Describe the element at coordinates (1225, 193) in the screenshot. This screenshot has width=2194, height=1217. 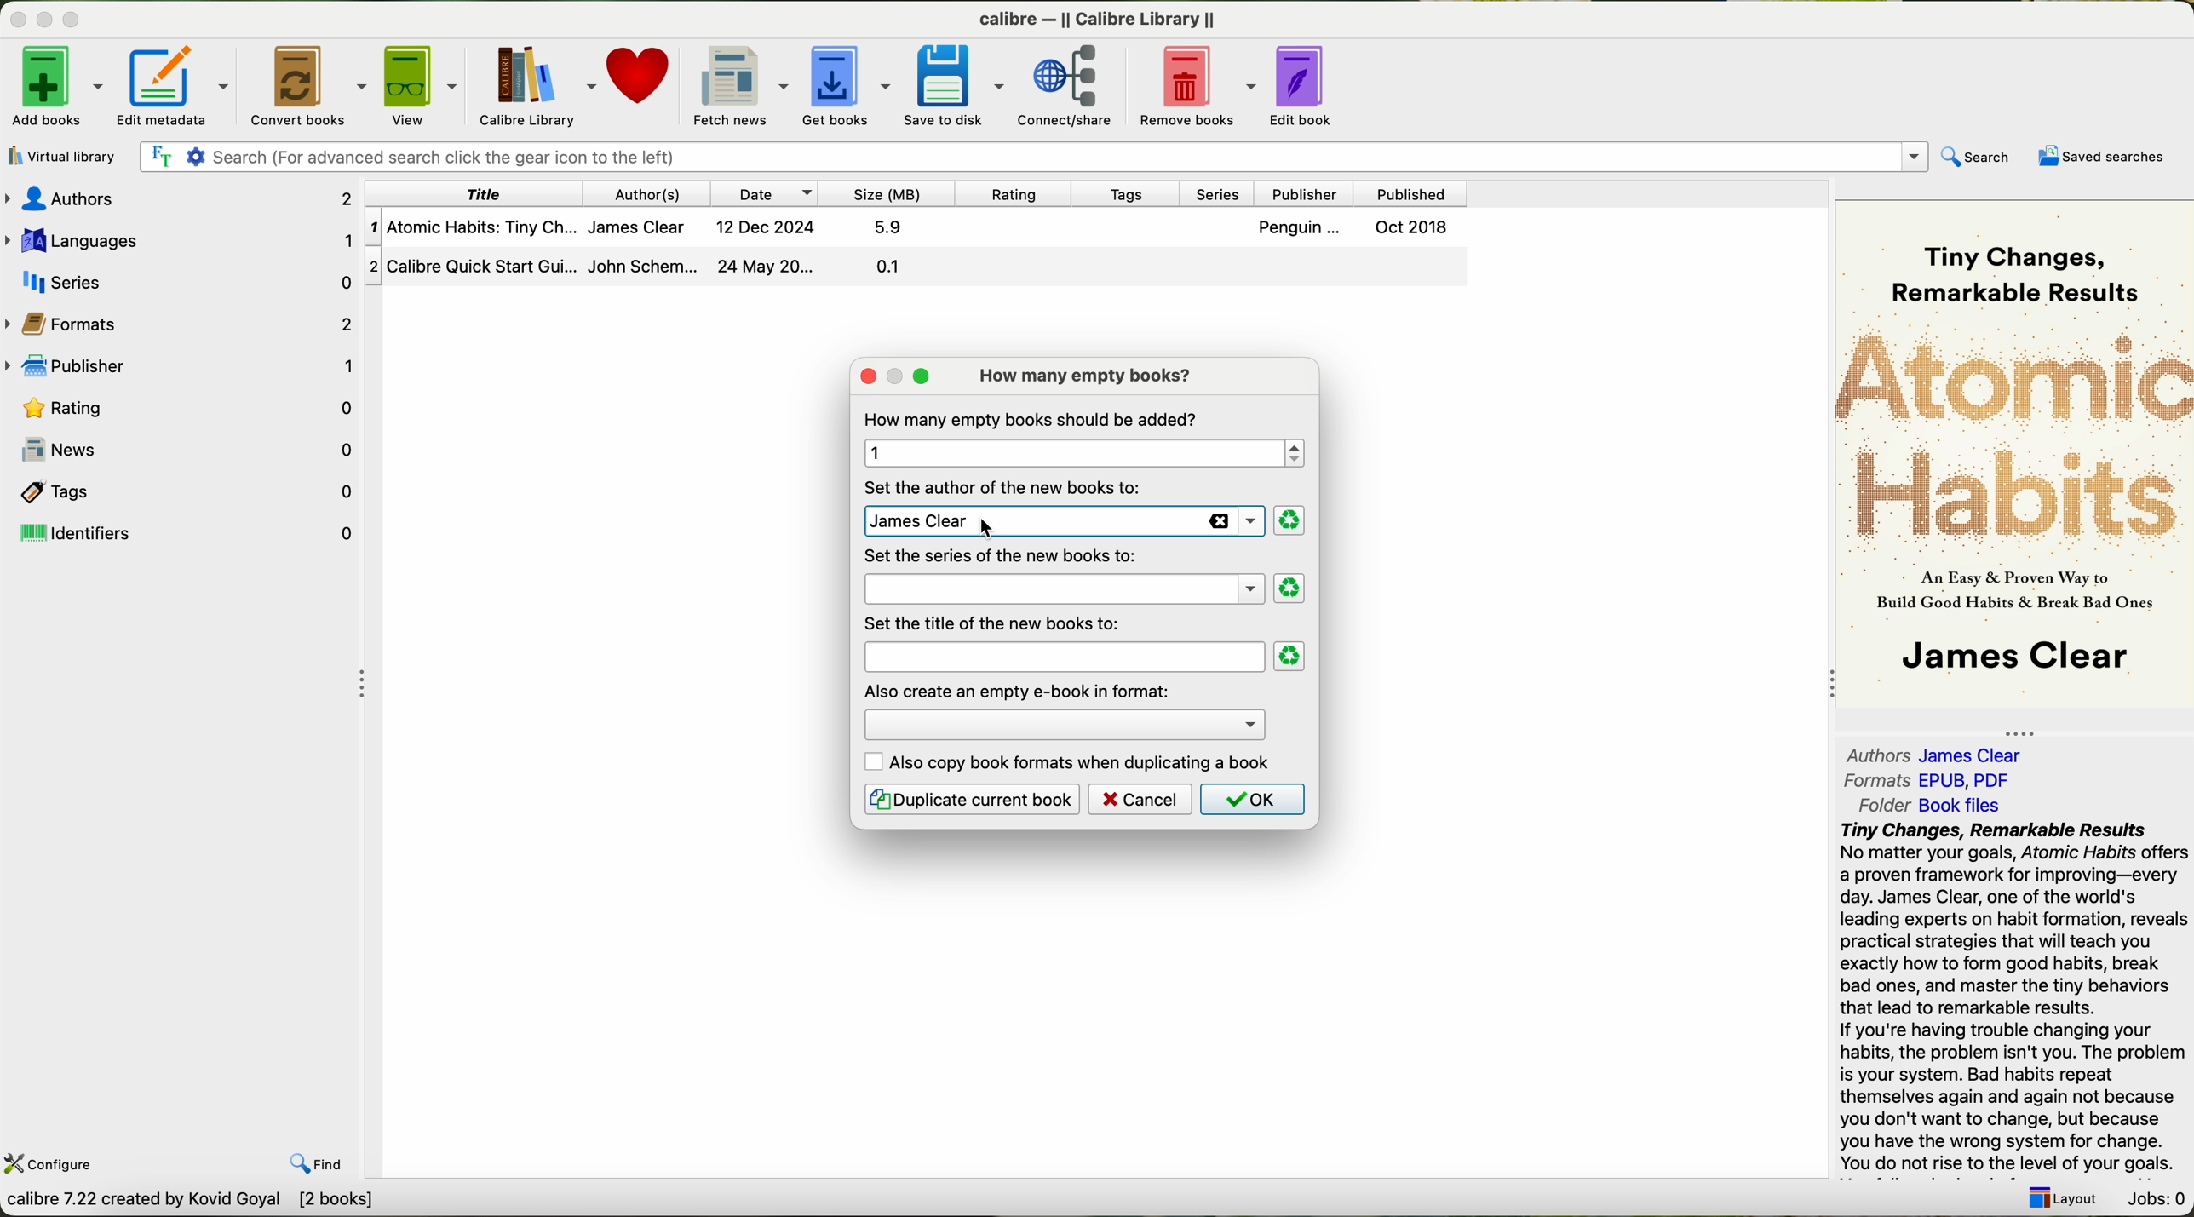
I see `series` at that location.